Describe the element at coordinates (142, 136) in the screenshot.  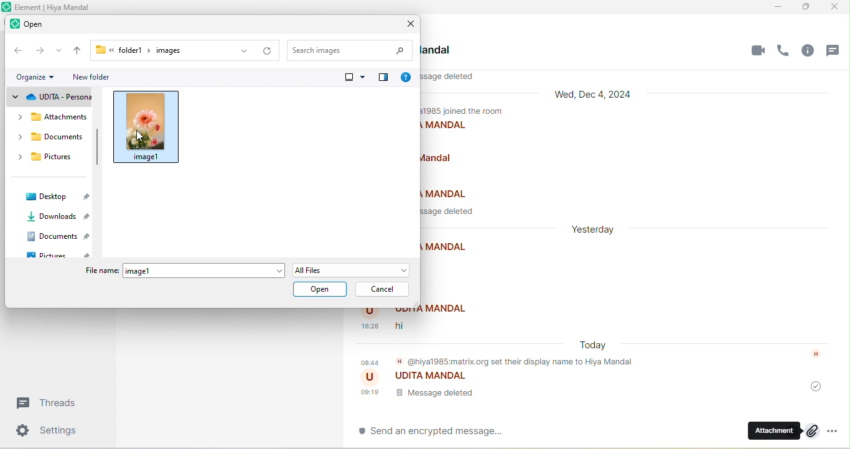
I see `cursor` at that location.